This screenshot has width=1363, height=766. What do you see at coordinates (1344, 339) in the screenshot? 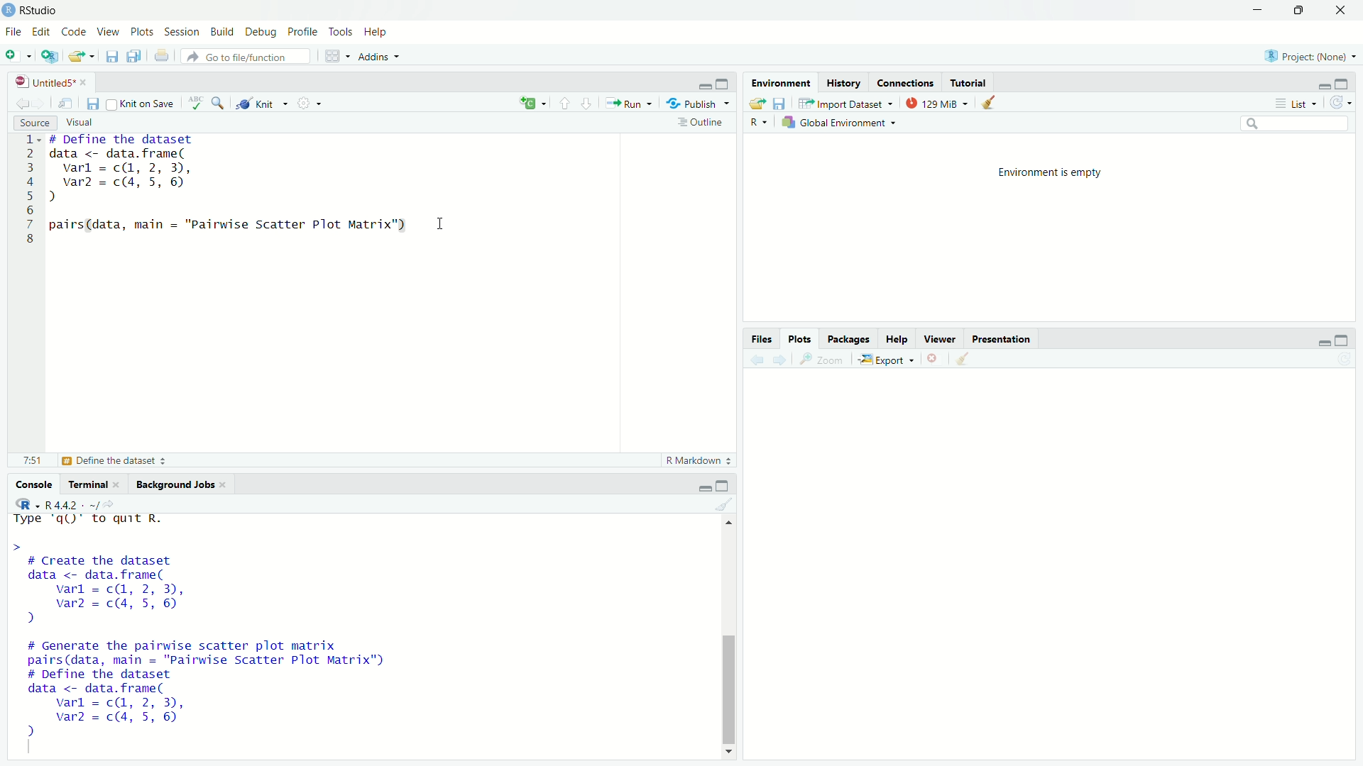
I see `Maximize` at bounding box center [1344, 339].